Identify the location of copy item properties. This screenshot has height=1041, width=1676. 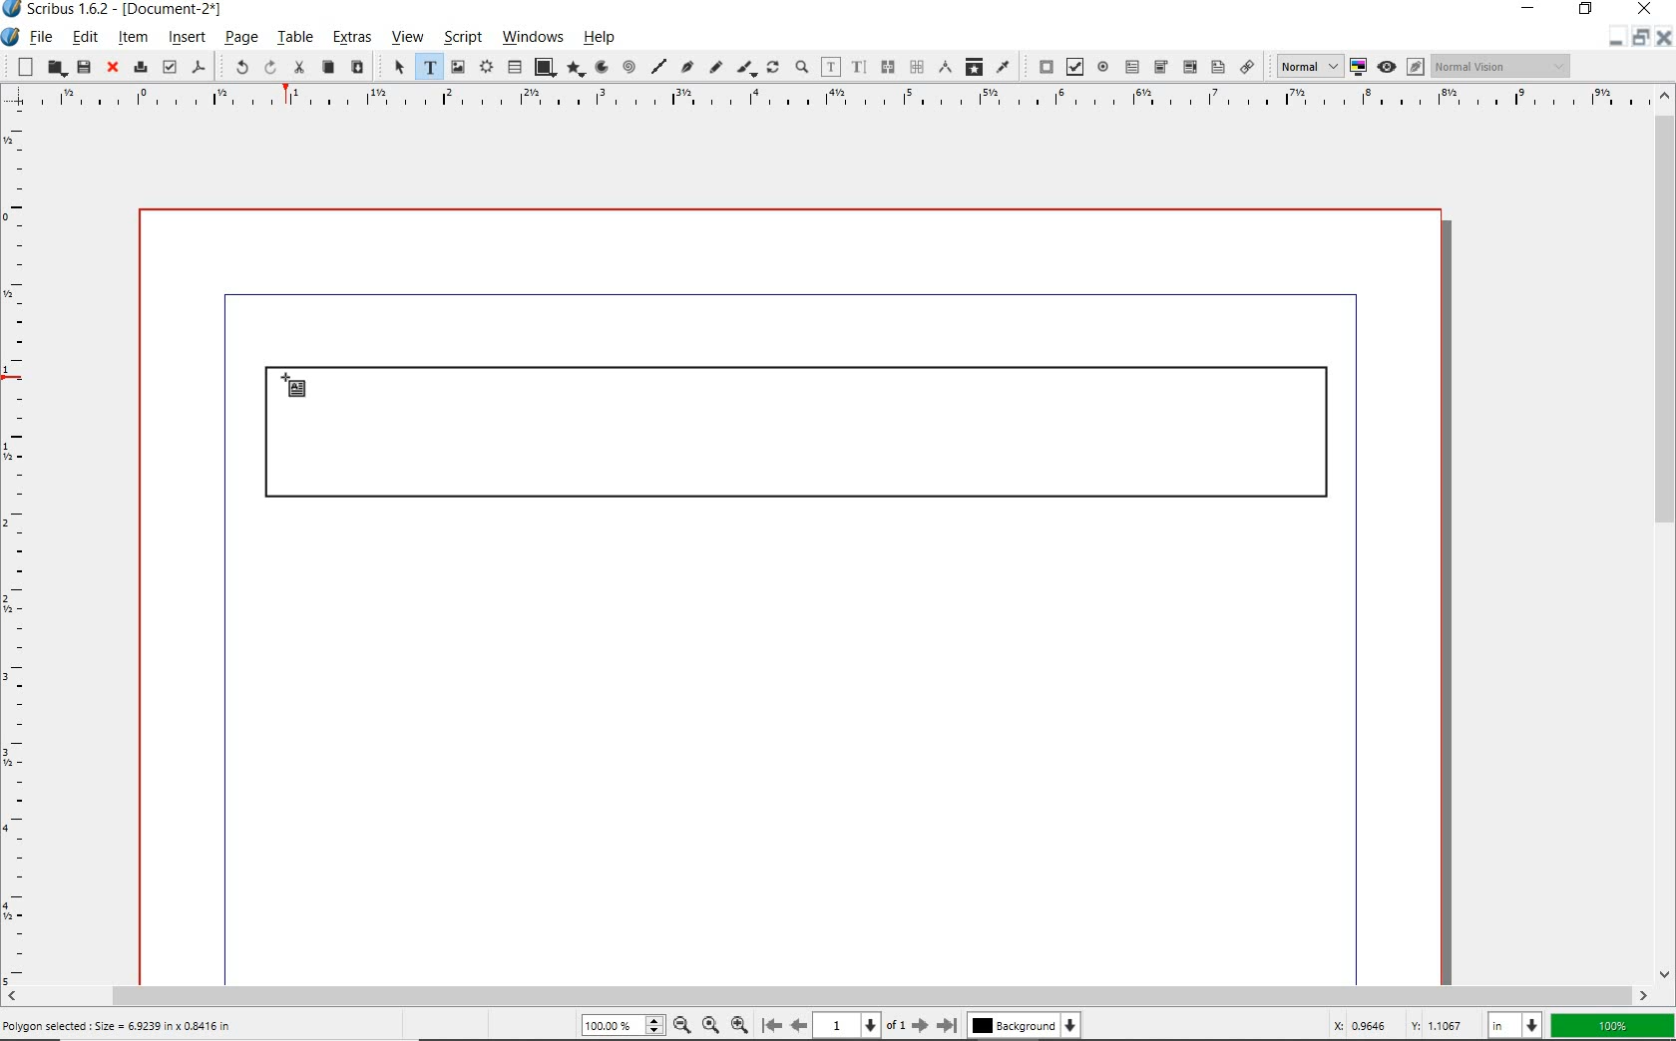
(974, 66).